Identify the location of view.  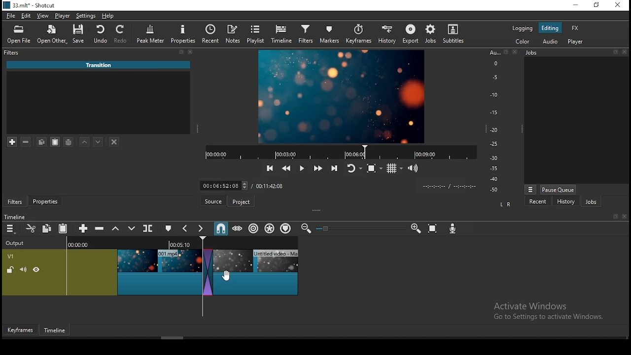
(43, 15).